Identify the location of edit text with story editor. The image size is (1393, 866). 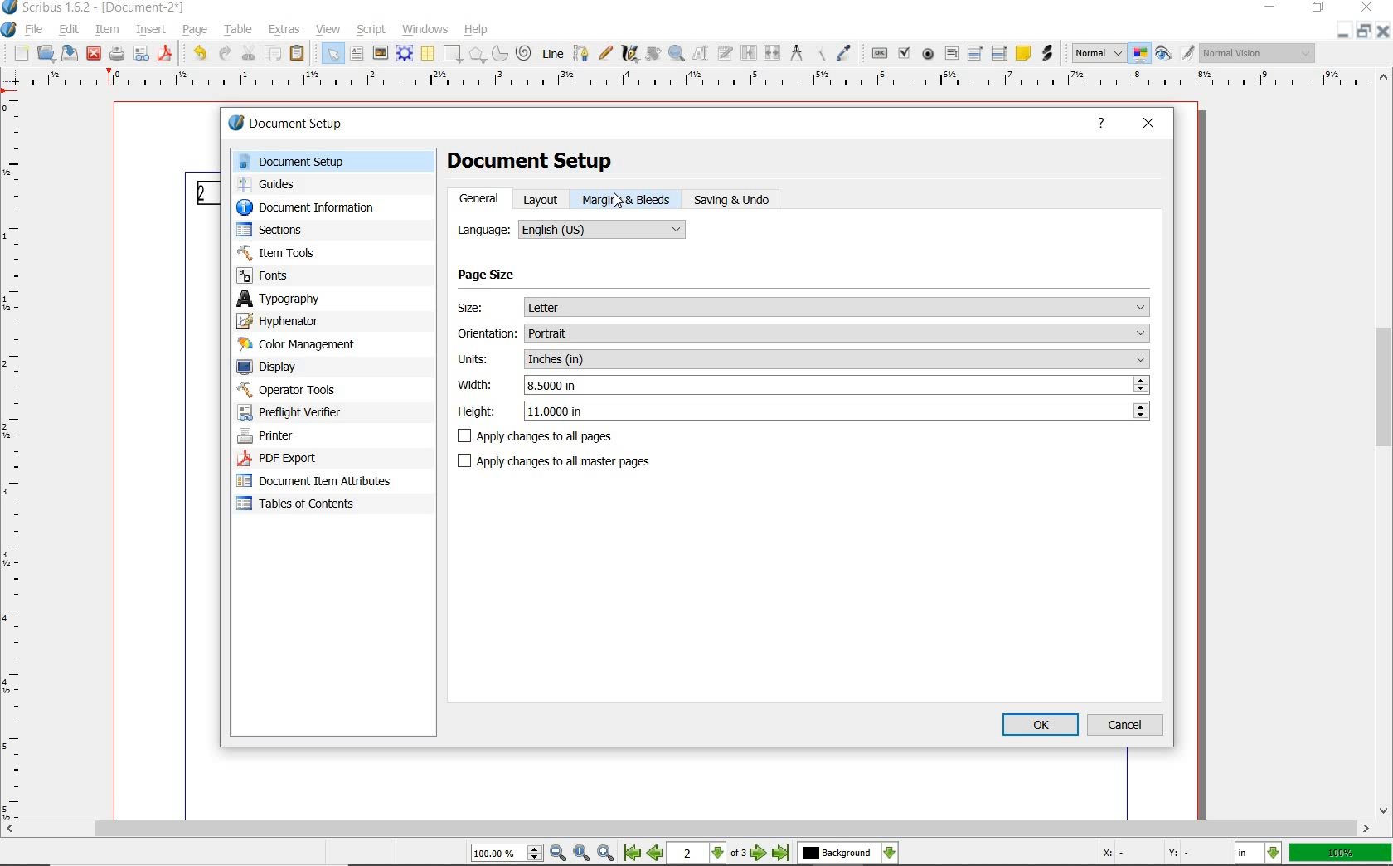
(726, 53).